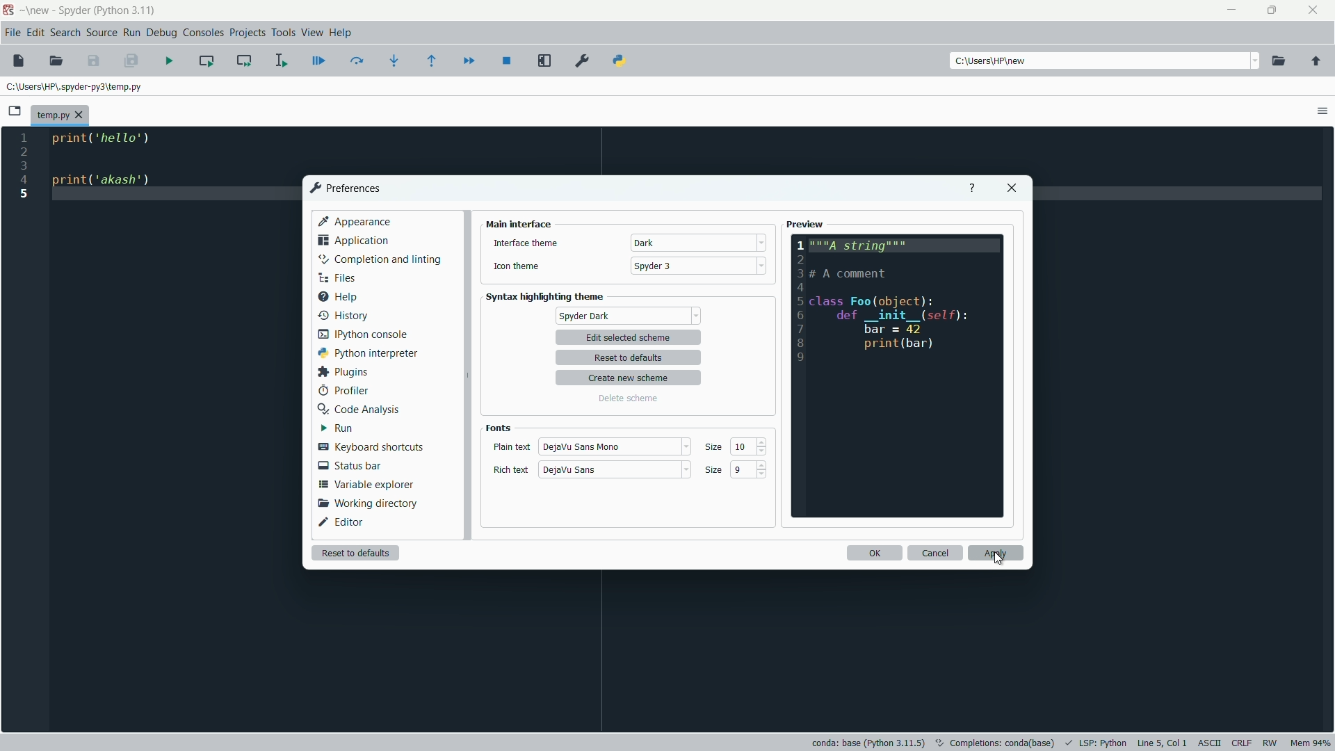 Image resolution: width=1335 pixels, height=751 pixels. What do you see at coordinates (170, 60) in the screenshot?
I see `run file` at bounding box center [170, 60].